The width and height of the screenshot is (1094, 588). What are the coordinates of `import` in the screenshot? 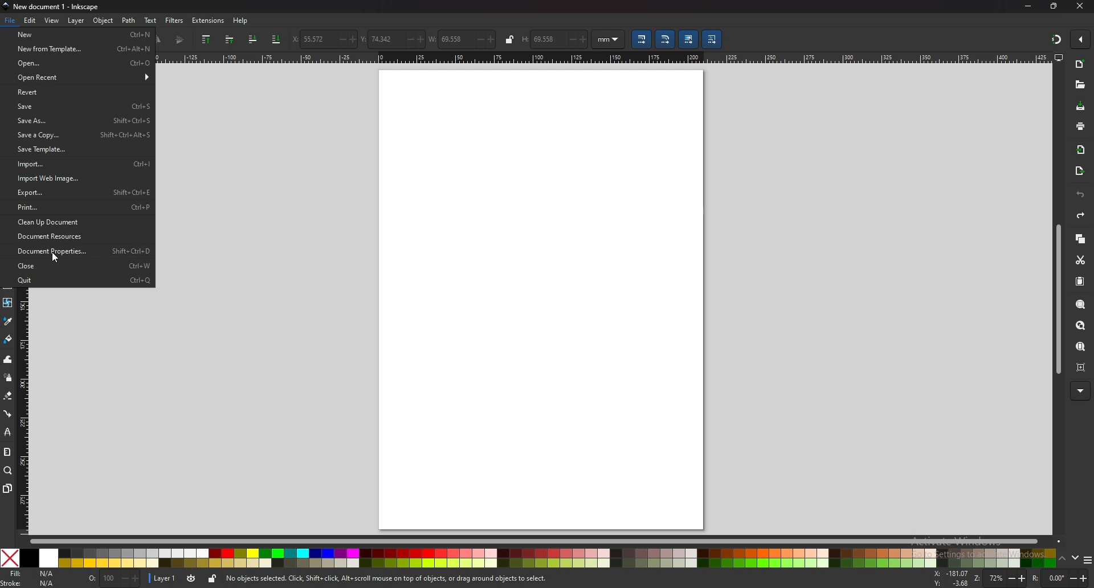 It's located at (80, 165).